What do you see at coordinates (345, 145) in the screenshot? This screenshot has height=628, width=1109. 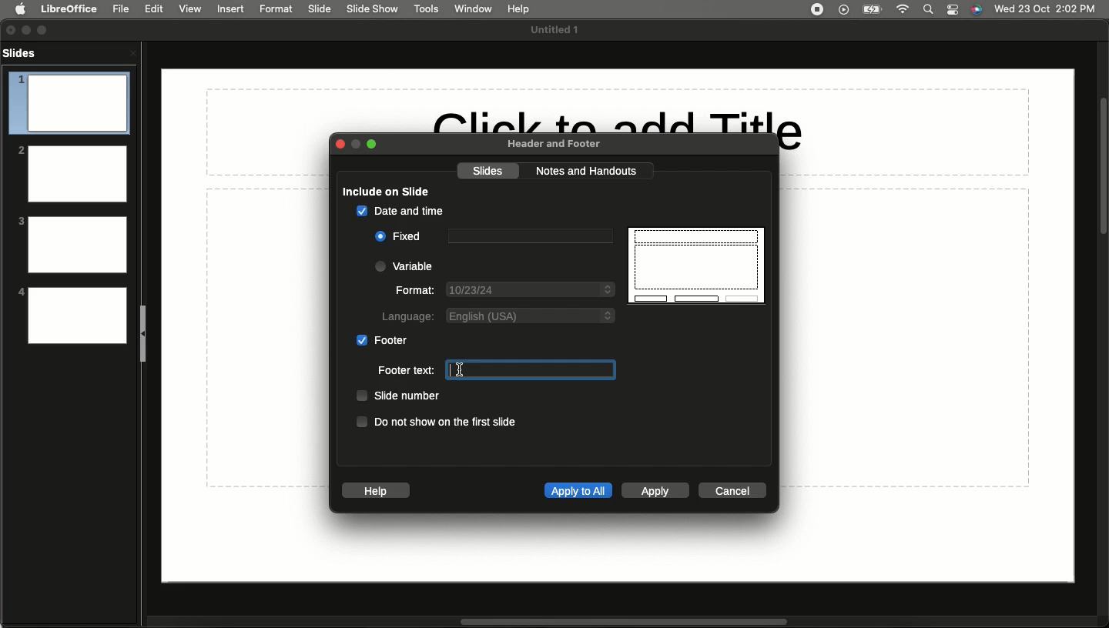 I see `Close` at bounding box center [345, 145].